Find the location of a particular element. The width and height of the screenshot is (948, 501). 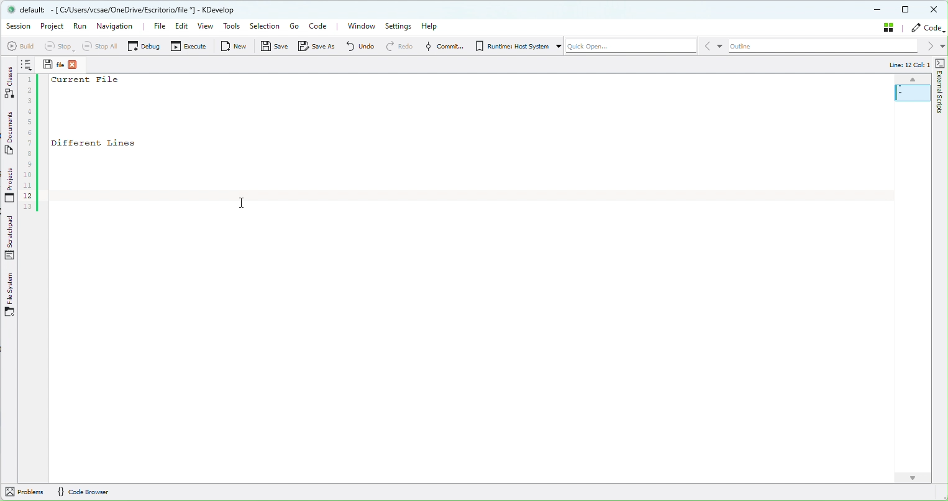

Execute is located at coordinates (189, 45).